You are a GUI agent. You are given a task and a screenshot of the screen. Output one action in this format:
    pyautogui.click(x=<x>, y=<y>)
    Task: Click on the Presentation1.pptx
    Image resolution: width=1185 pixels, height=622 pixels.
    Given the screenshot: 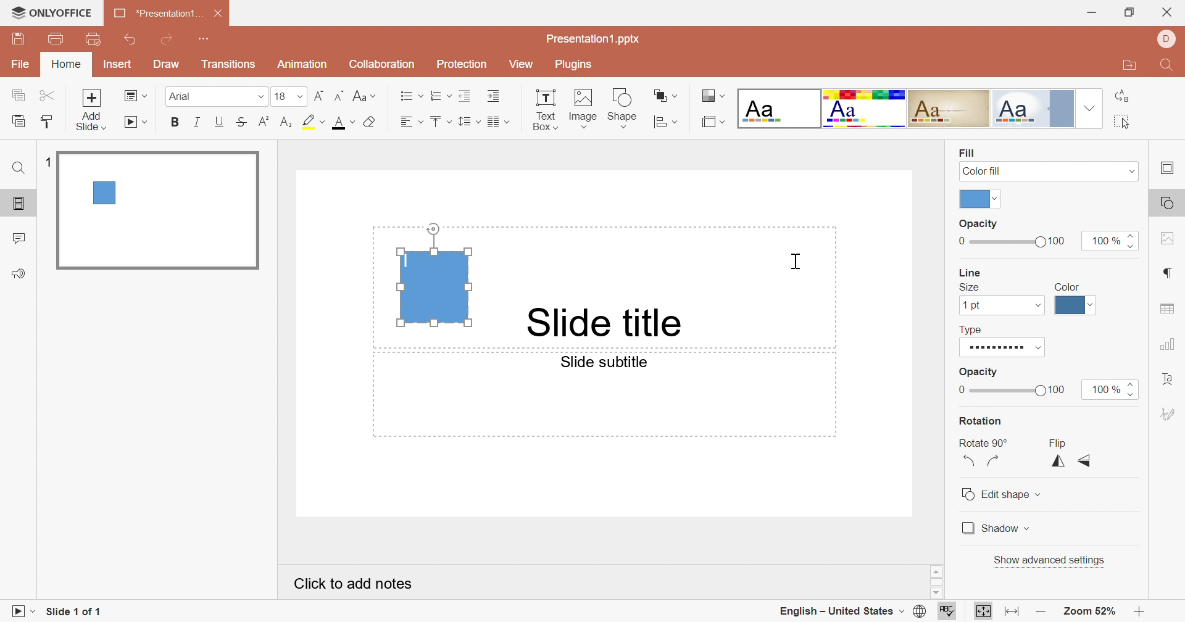 What is the action you would take?
    pyautogui.click(x=599, y=40)
    